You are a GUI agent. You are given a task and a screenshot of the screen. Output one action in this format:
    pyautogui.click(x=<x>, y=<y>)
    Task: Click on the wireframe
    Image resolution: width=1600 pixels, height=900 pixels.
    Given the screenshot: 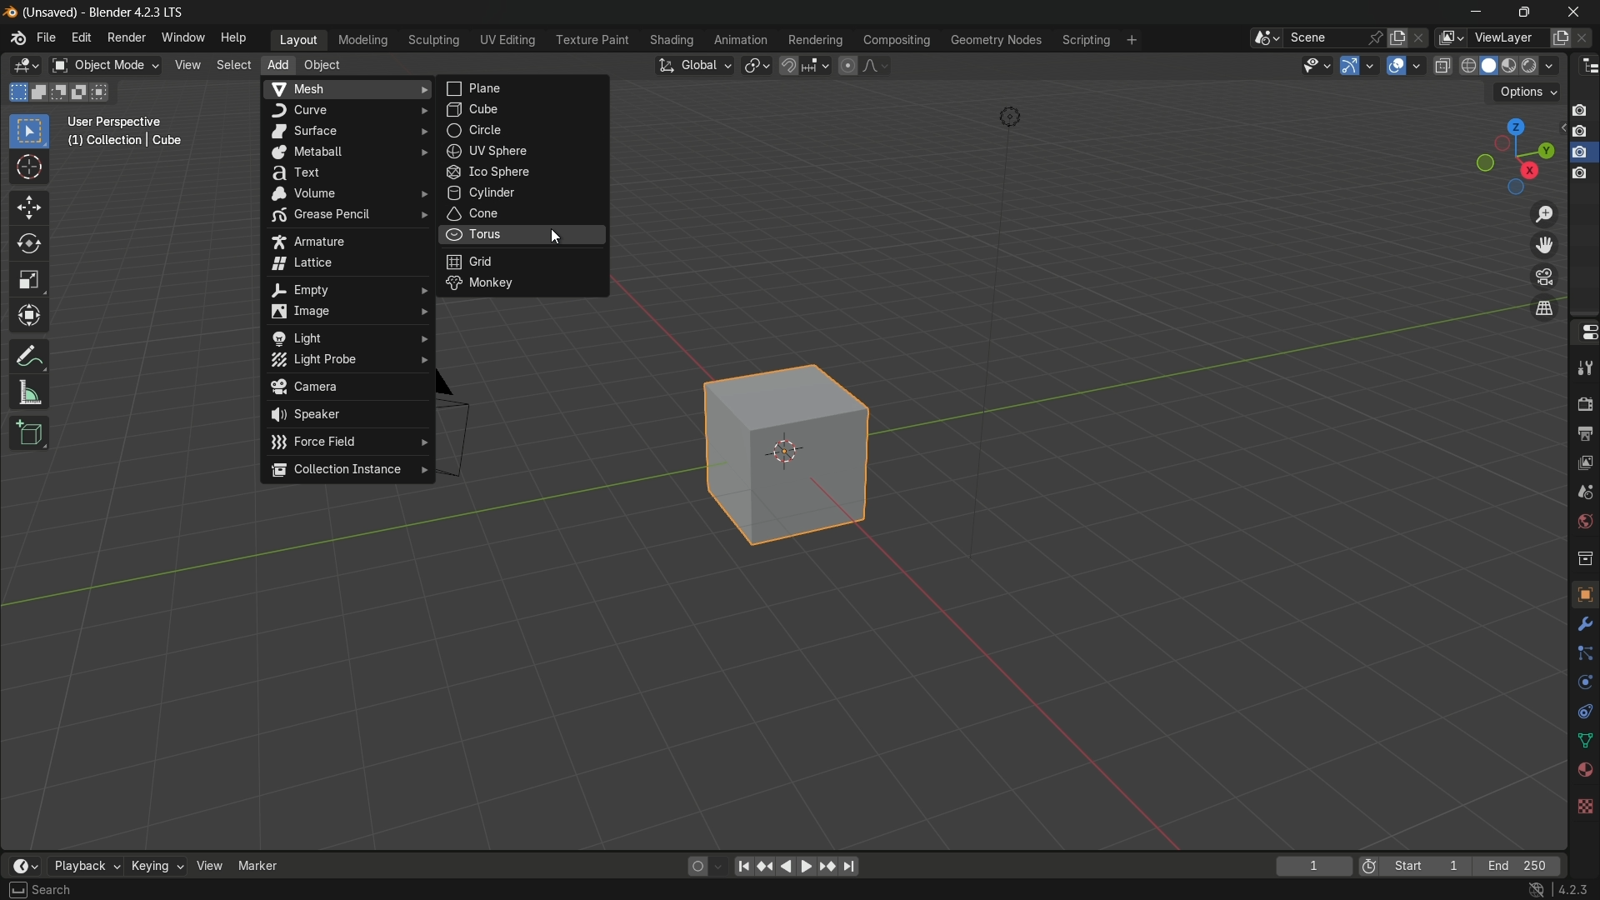 What is the action you would take?
    pyautogui.click(x=1468, y=65)
    